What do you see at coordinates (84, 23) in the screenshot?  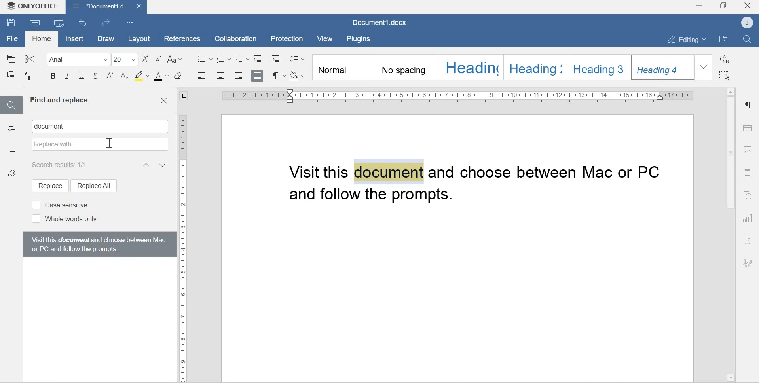 I see `Undo` at bounding box center [84, 23].